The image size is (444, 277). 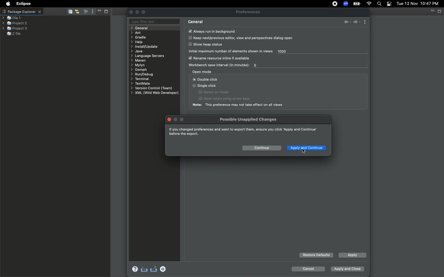 What do you see at coordinates (308, 269) in the screenshot?
I see `Cancel` at bounding box center [308, 269].